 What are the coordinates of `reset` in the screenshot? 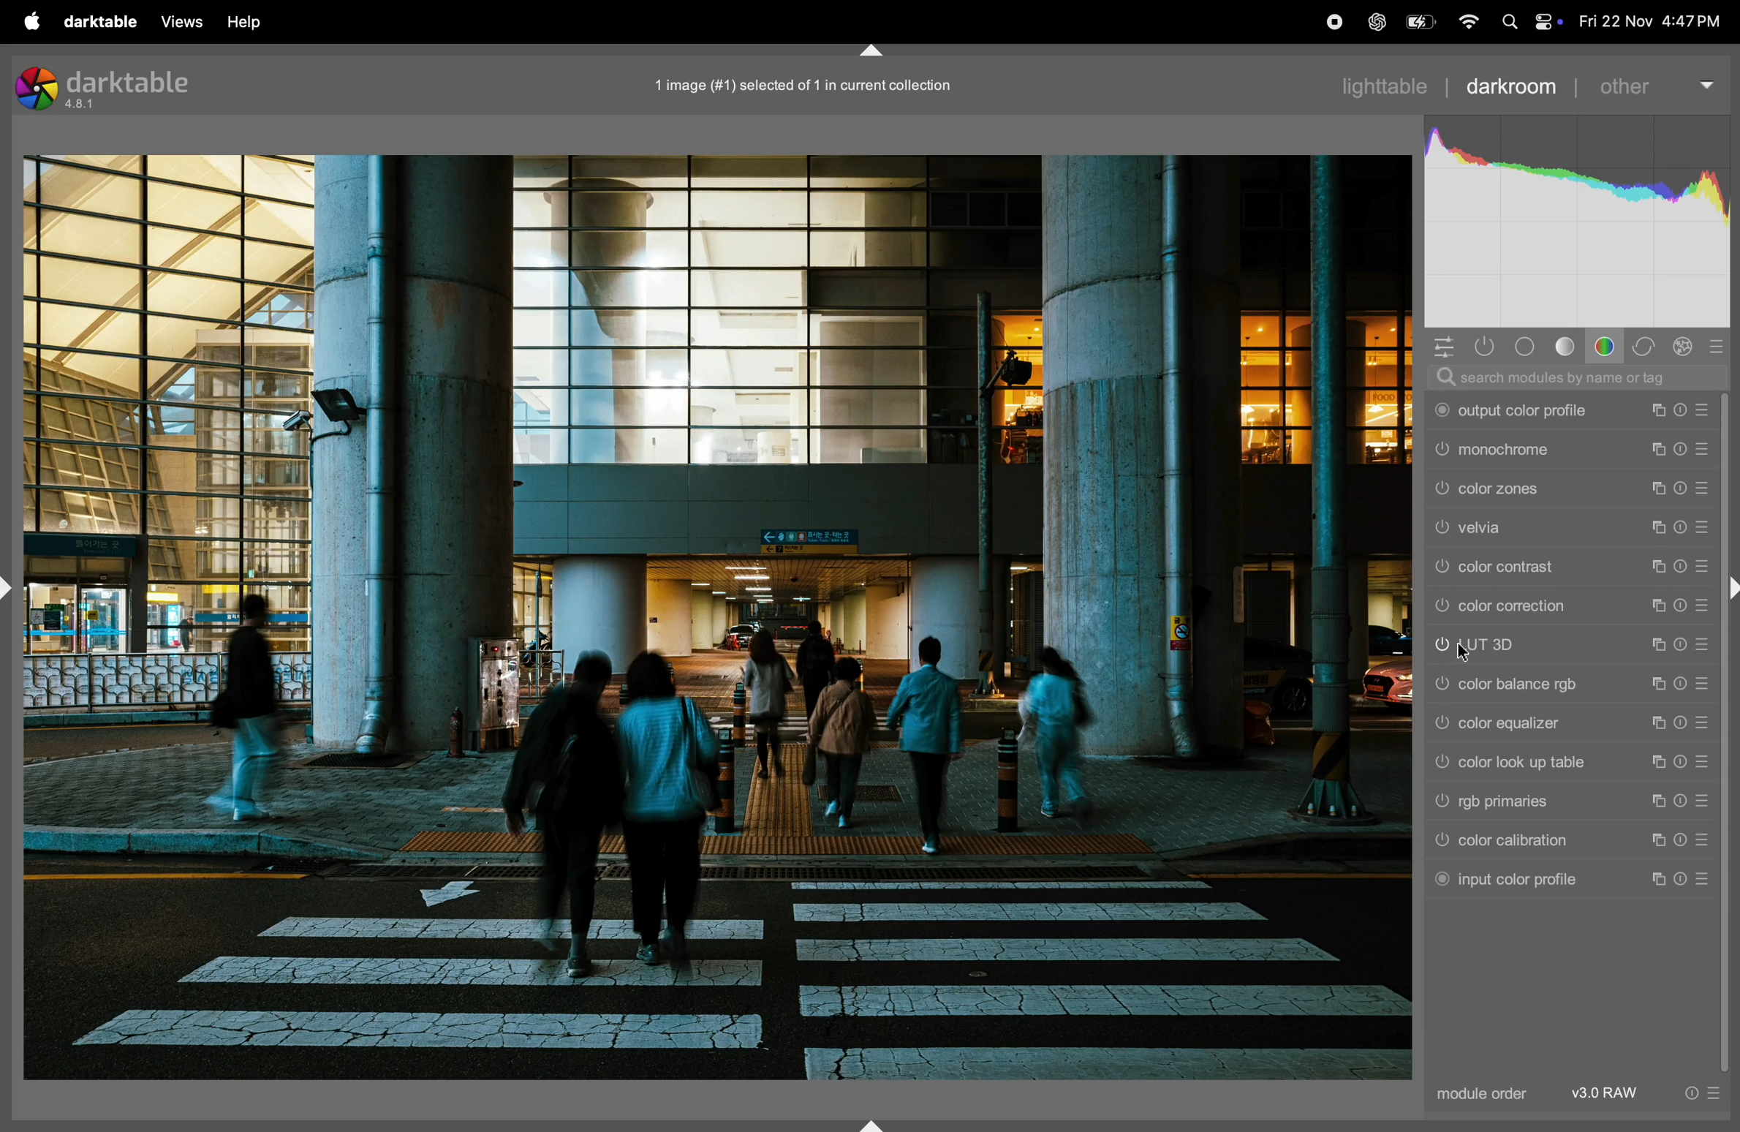 It's located at (1682, 837).